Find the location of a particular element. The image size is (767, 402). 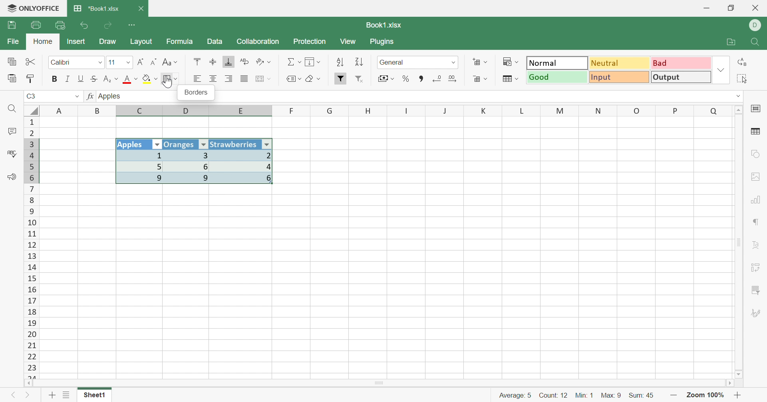

Redo is located at coordinates (109, 26).